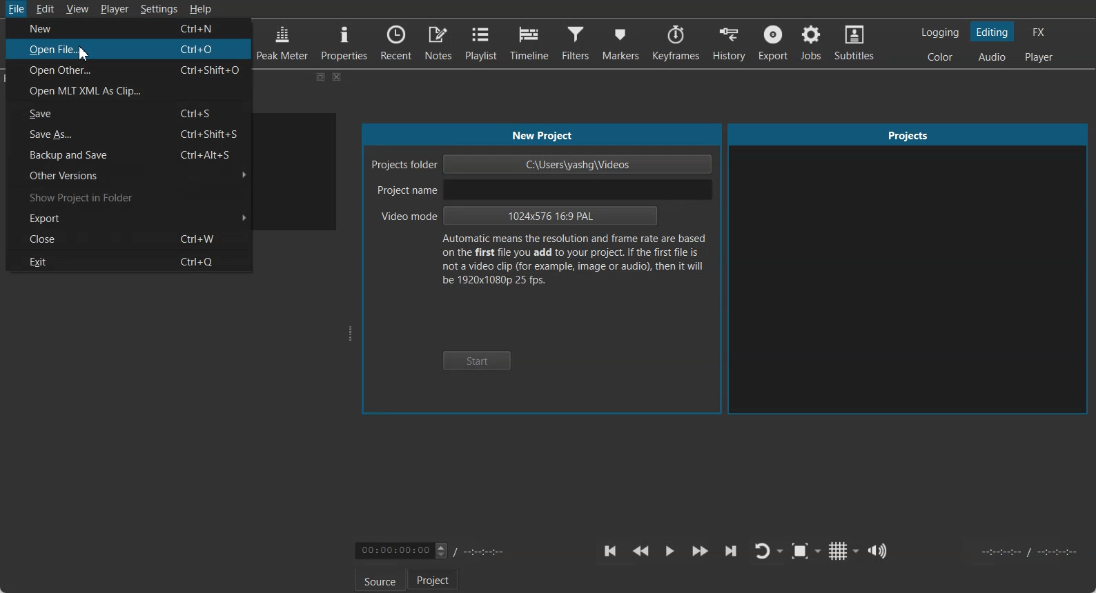  I want to click on New, so click(130, 27).